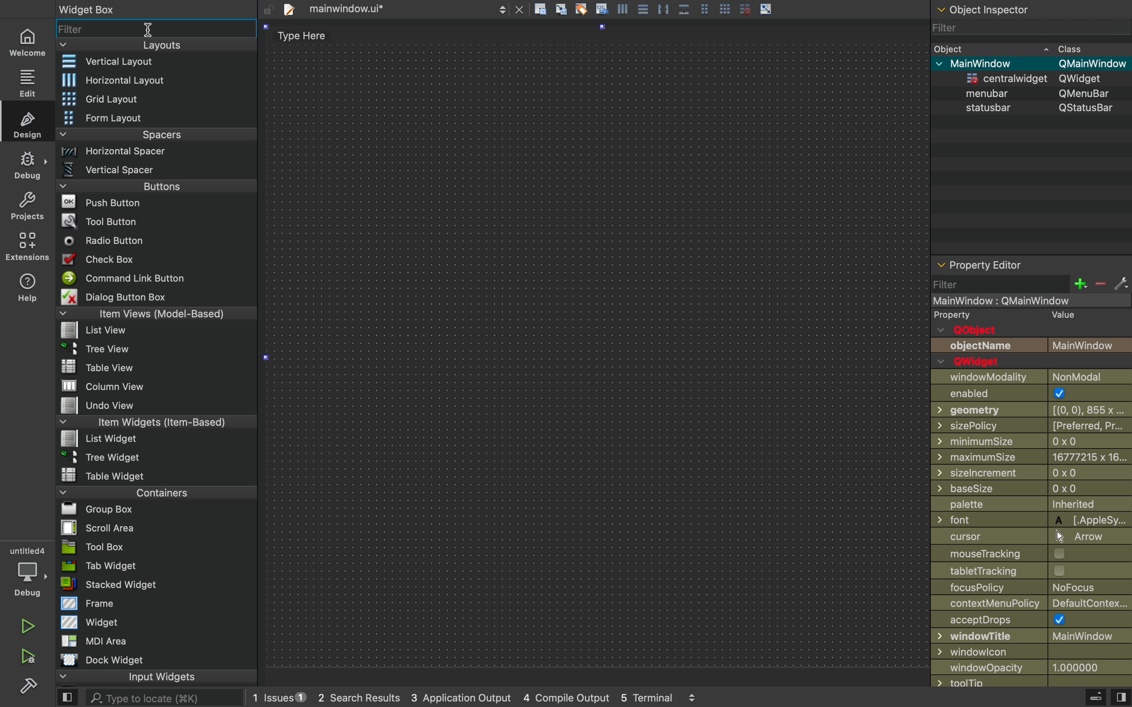 The width and height of the screenshot is (1132, 707). What do you see at coordinates (167, 697) in the screenshot?
I see `search ` at bounding box center [167, 697].